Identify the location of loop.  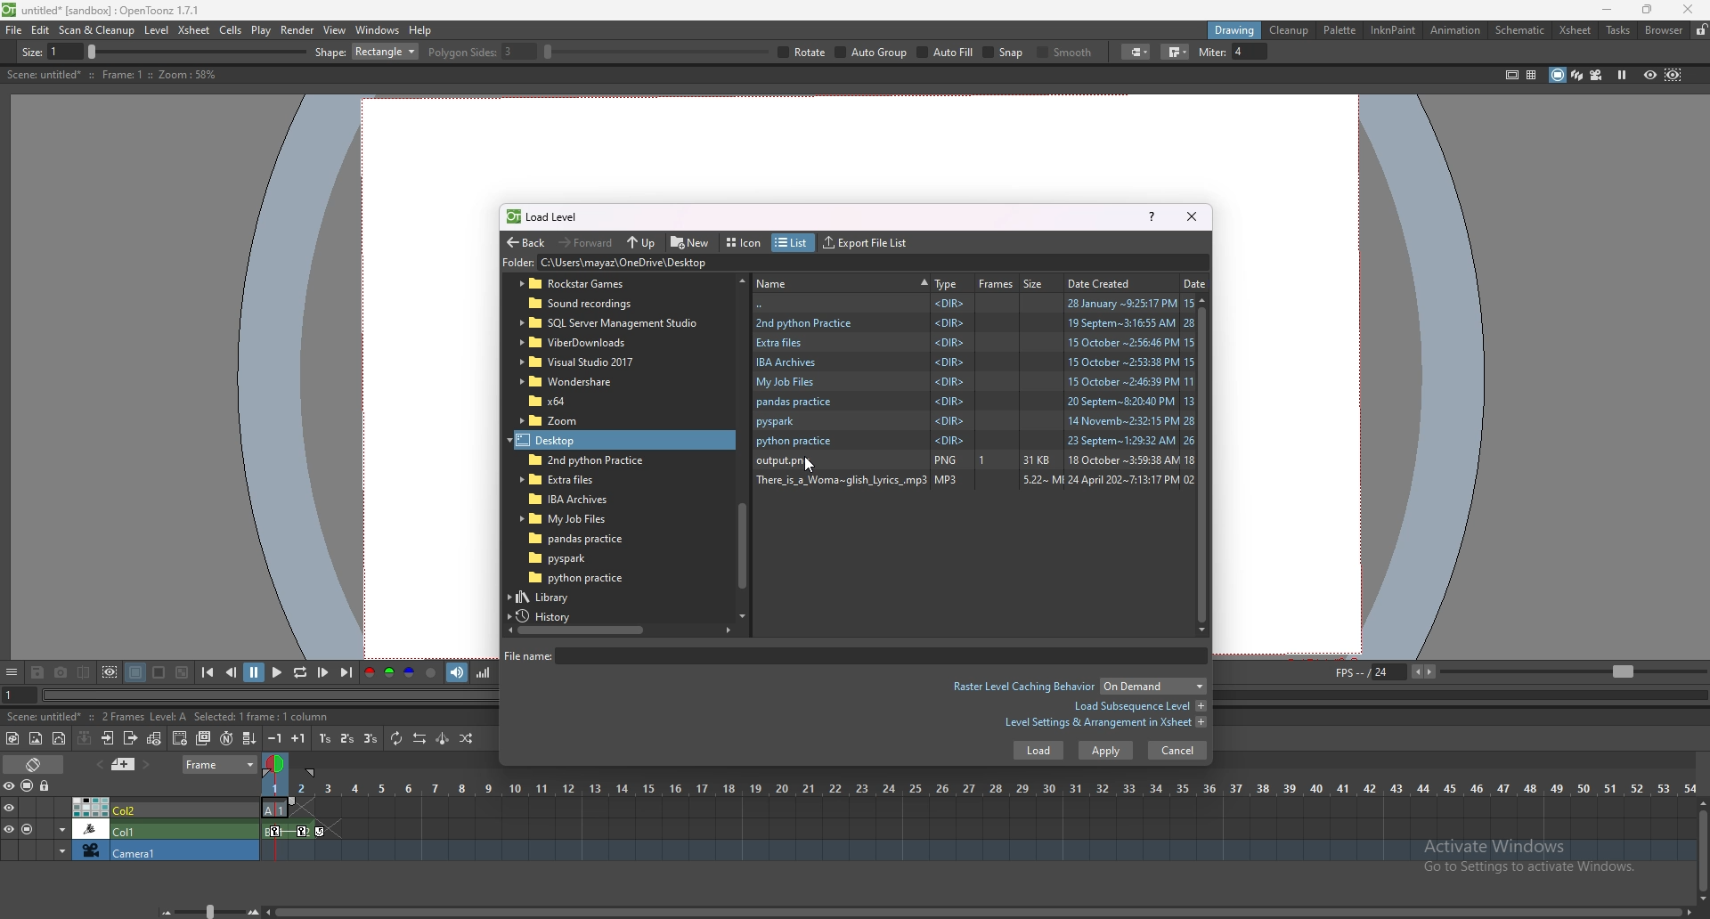
(299, 673).